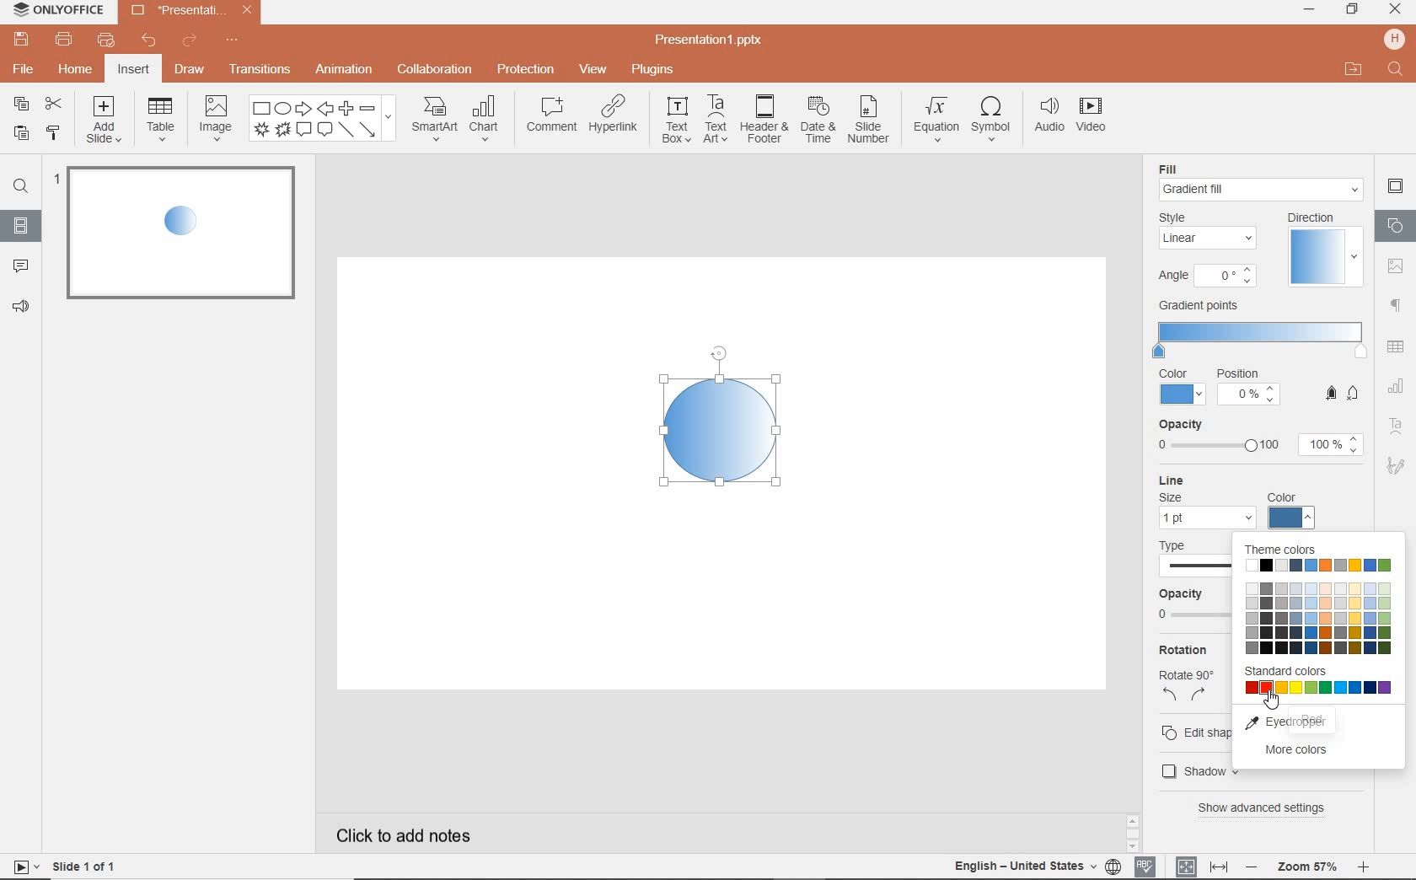 The width and height of the screenshot is (1416, 880). I want to click on paragraph settings, so click(1397, 303).